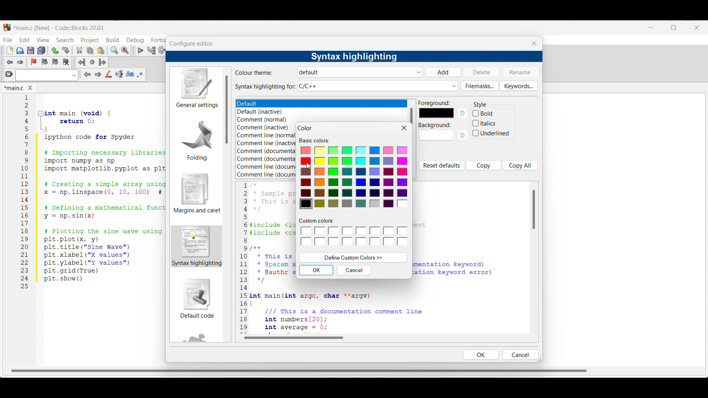 Image resolution: width=708 pixels, height=398 pixels. Describe the element at coordinates (41, 50) in the screenshot. I see `Save everything` at that location.